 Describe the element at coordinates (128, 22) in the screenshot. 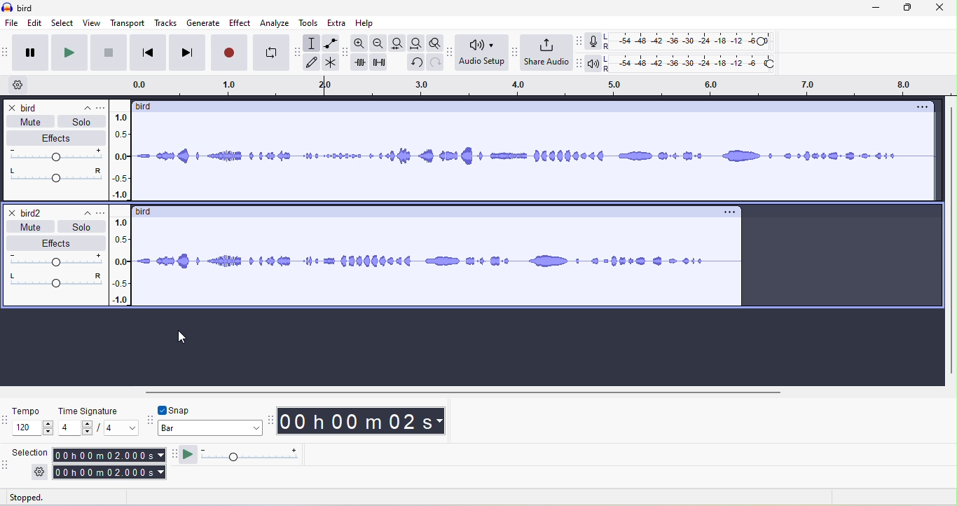

I see `transport` at that location.